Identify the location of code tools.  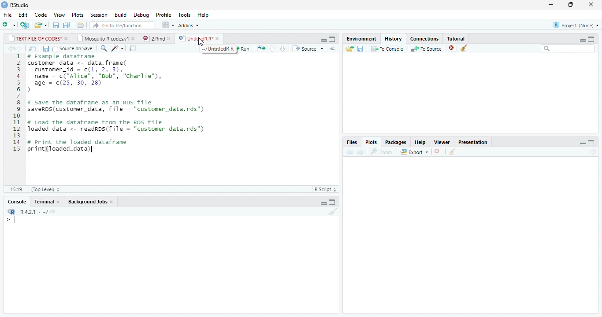
(118, 48).